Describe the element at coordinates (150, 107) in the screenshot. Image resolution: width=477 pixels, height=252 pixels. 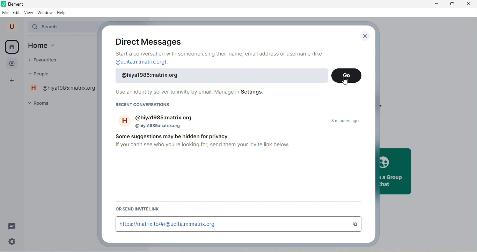
I see `recent conversations` at that location.